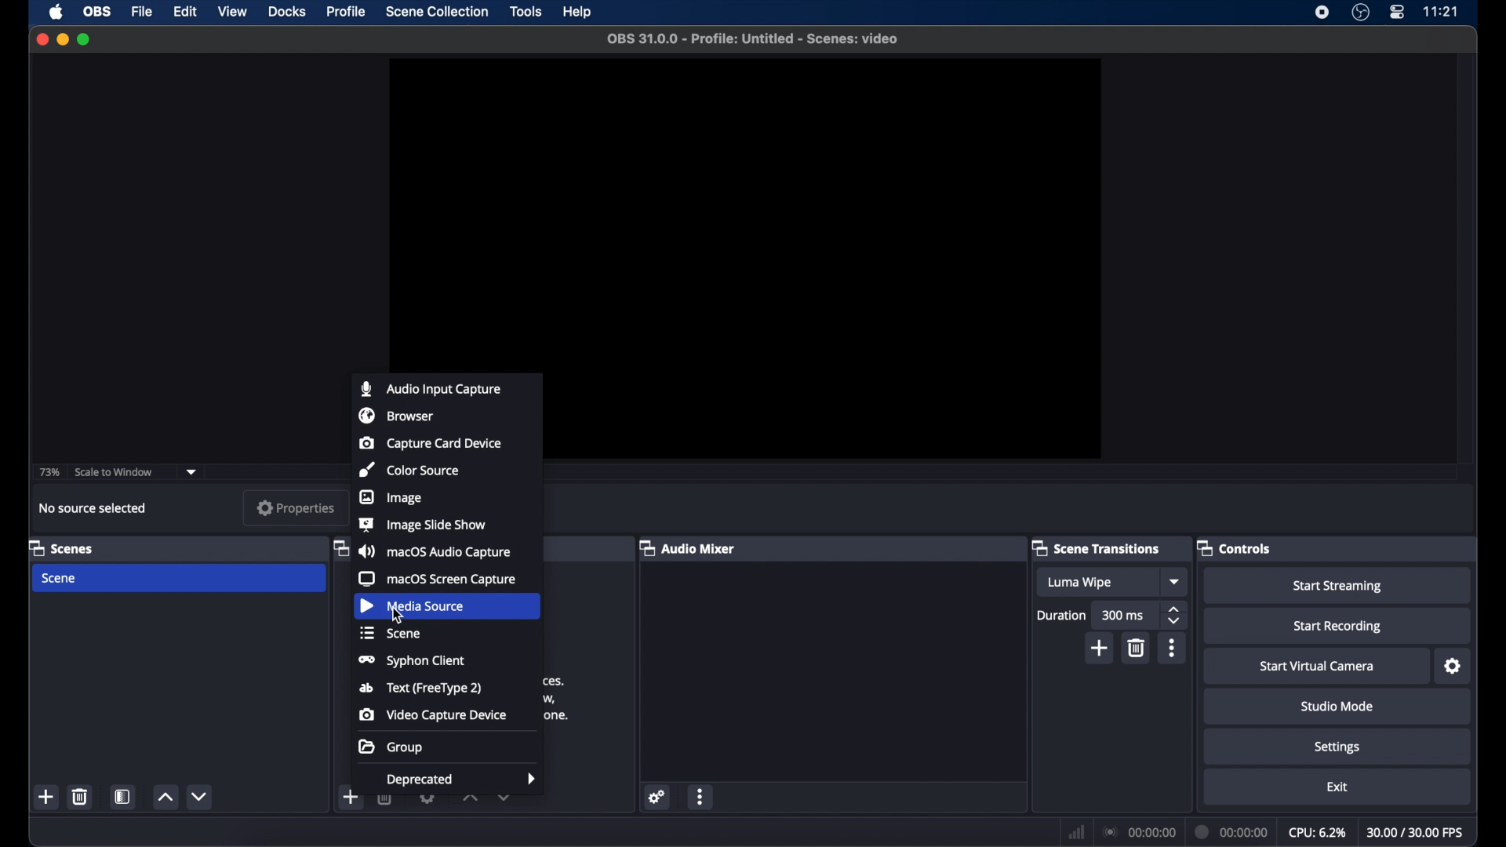 This screenshot has width=1506, height=847. Describe the element at coordinates (62, 39) in the screenshot. I see `minimize` at that location.